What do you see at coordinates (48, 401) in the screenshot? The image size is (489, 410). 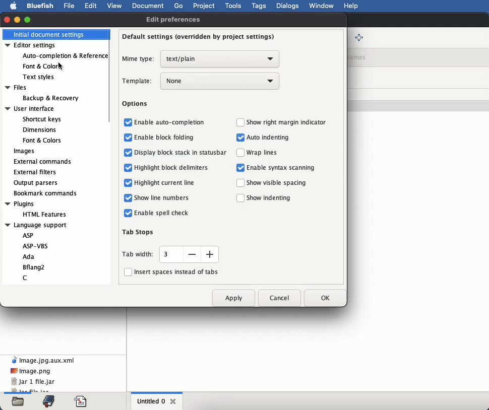 I see `bookmark` at bounding box center [48, 401].